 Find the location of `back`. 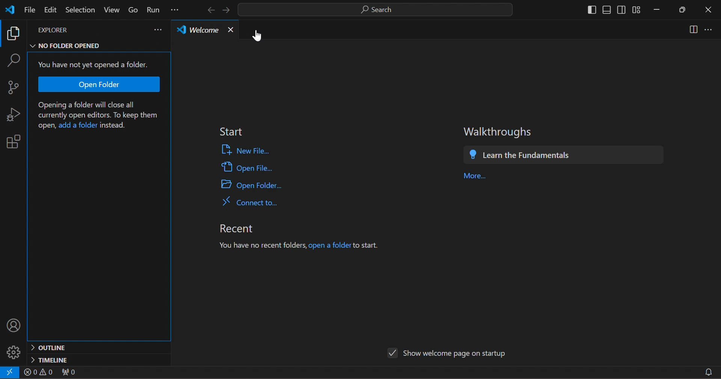

back is located at coordinates (211, 10).